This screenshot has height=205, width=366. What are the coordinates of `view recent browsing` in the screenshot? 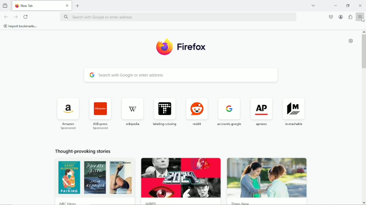 It's located at (5, 6).